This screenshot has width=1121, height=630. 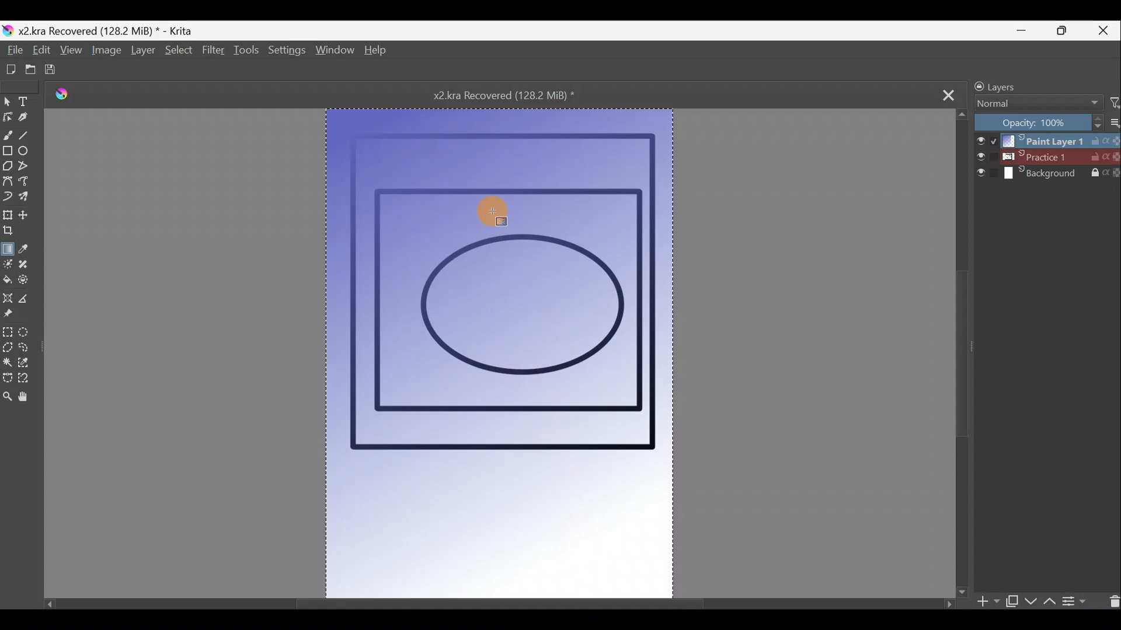 I want to click on Fill a contiguous area of colour with colour/fill a selection, so click(x=7, y=282).